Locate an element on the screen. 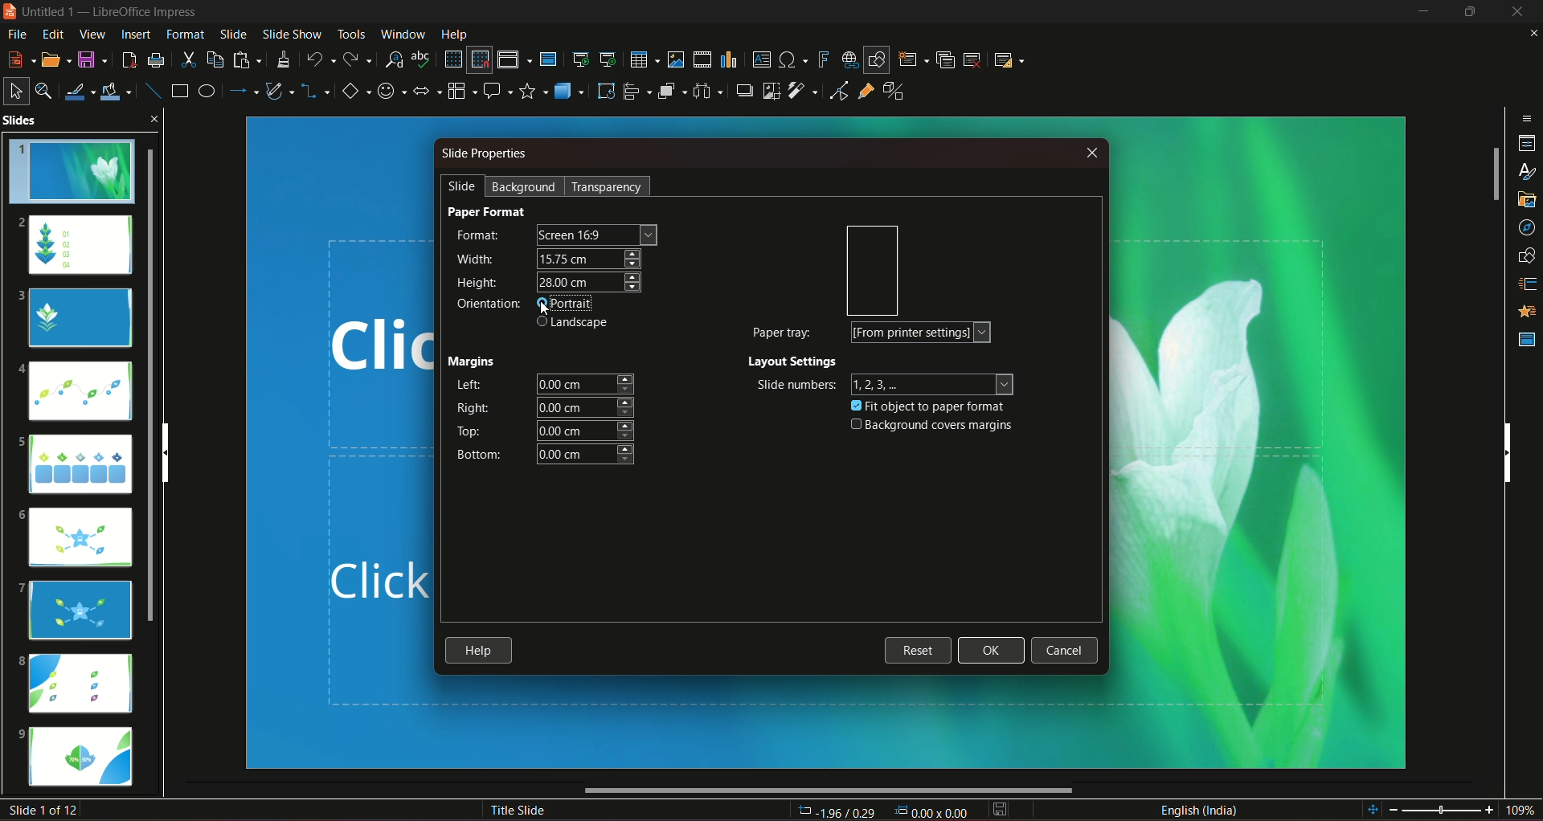 This screenshot has width=1543, height=821. logo and title is located at coordinates (104, 14).